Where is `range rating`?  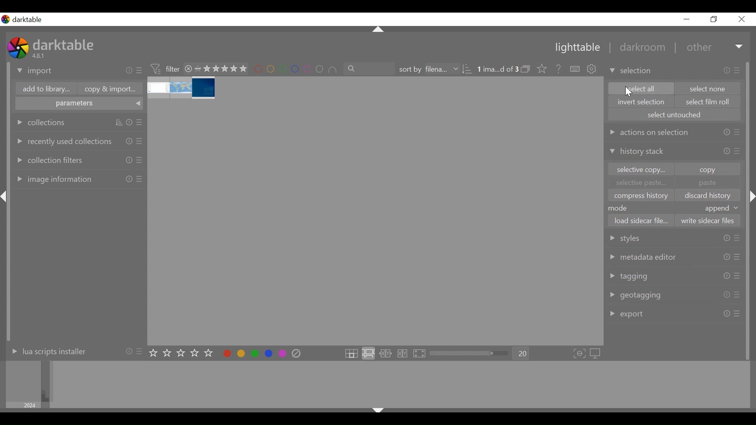
range rating is located at coordinates (221, 69).